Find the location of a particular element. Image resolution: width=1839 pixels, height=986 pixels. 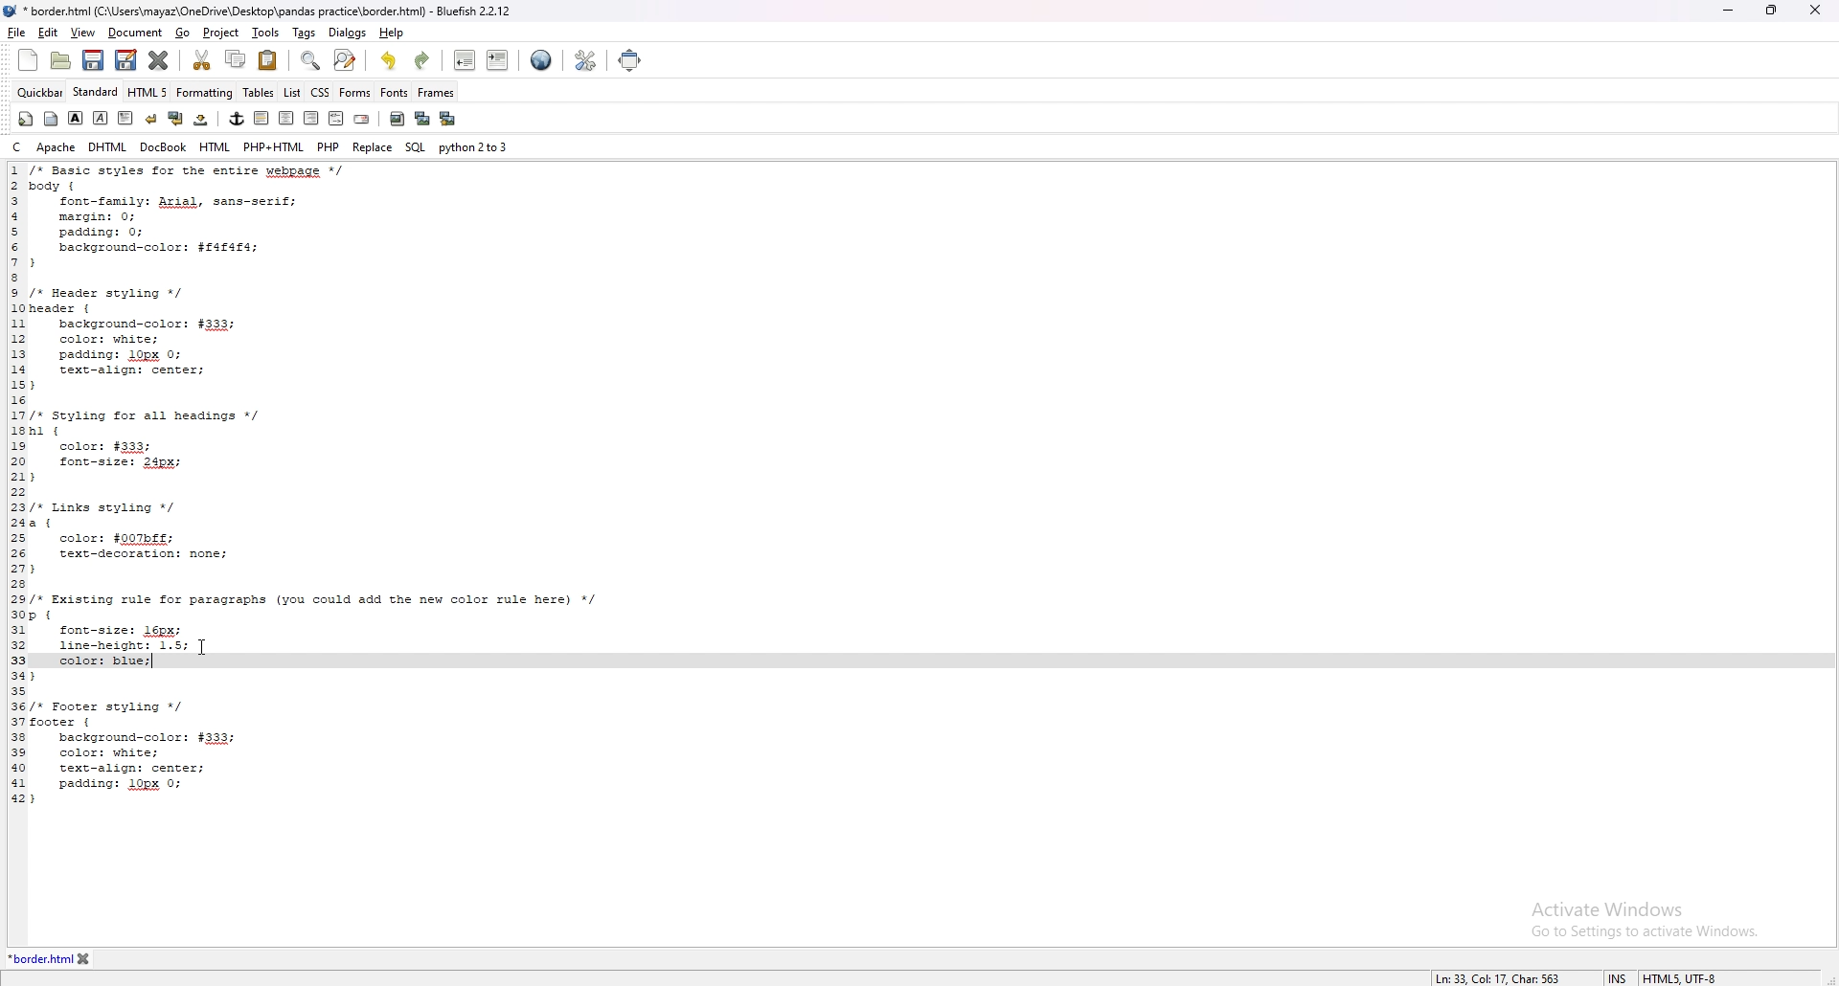

html is located at coordinates (215, 146).